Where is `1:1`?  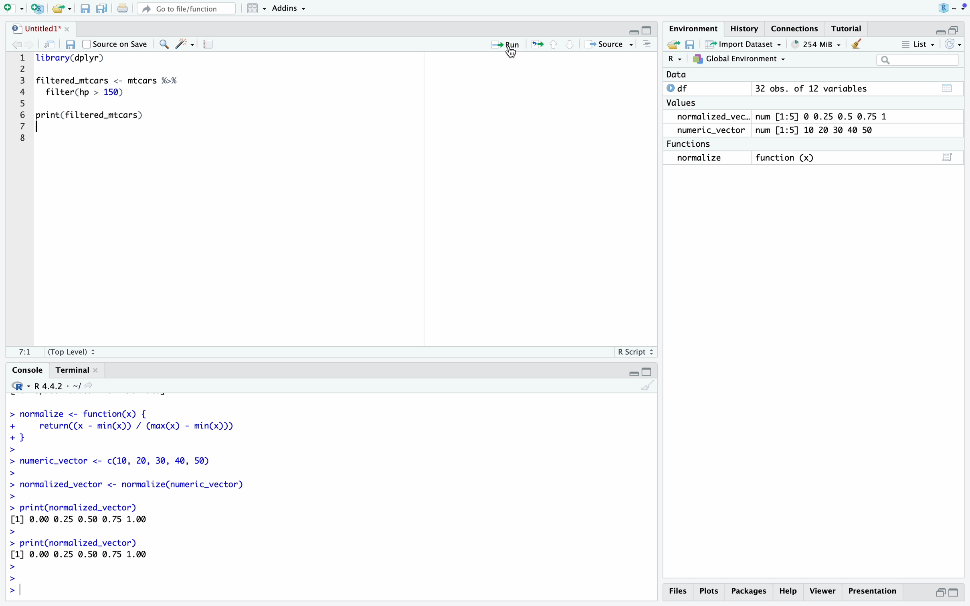
1:1 is located at coordinates (27, 352).